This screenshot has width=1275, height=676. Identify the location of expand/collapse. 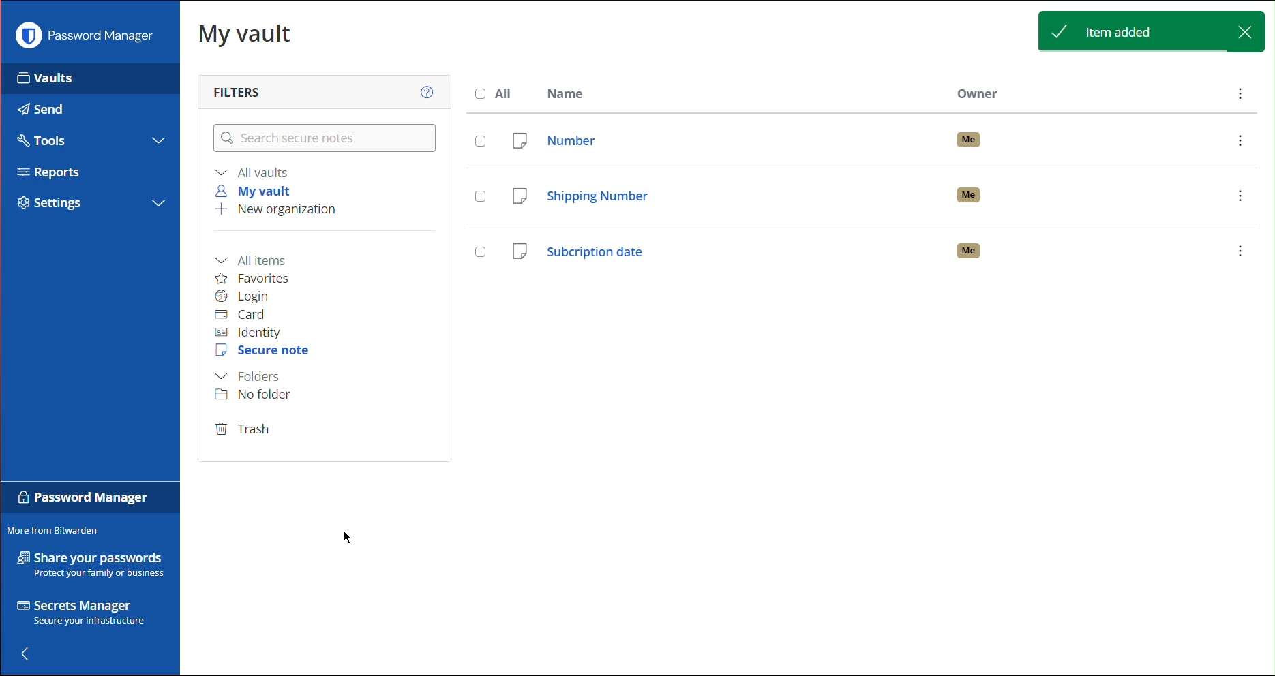
(157, 204).